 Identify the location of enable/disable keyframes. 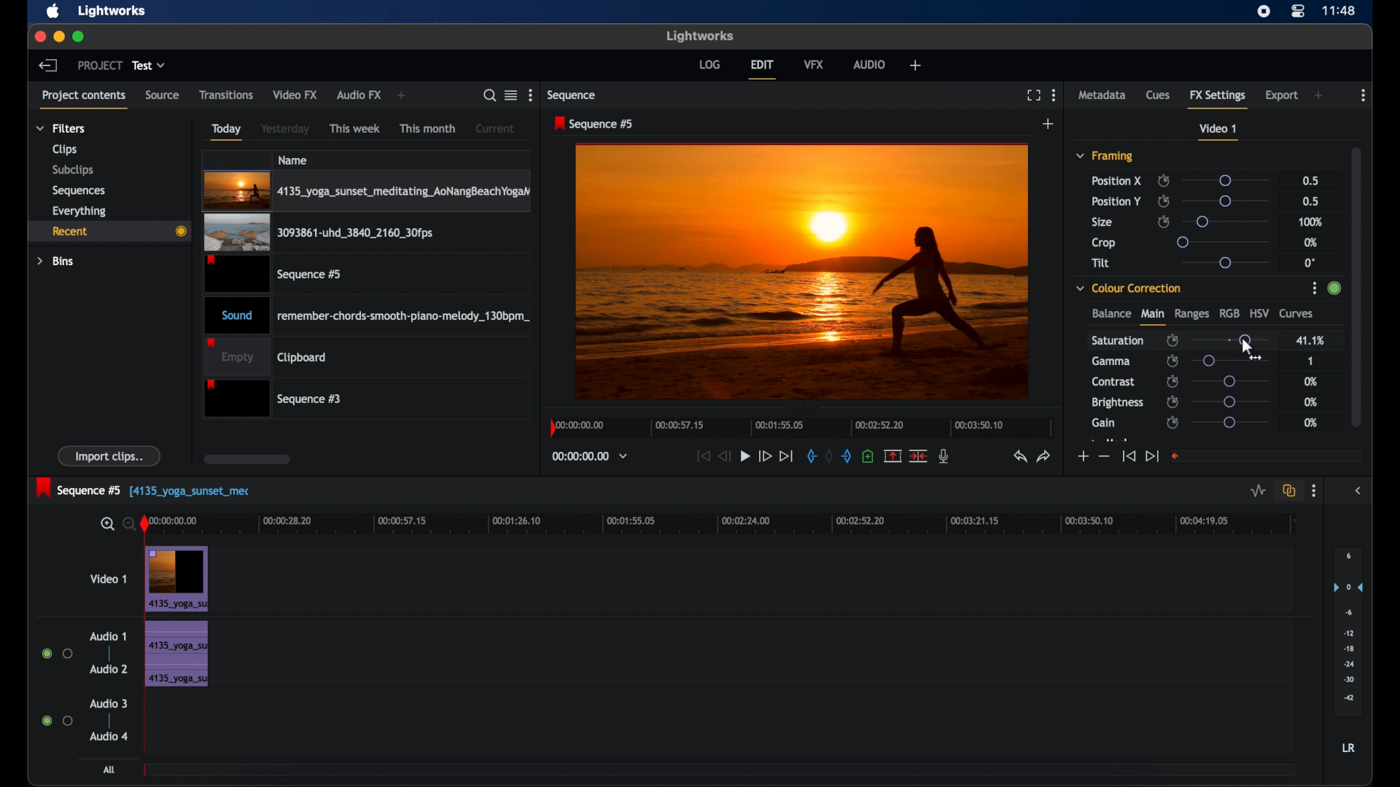
(1172, 423).